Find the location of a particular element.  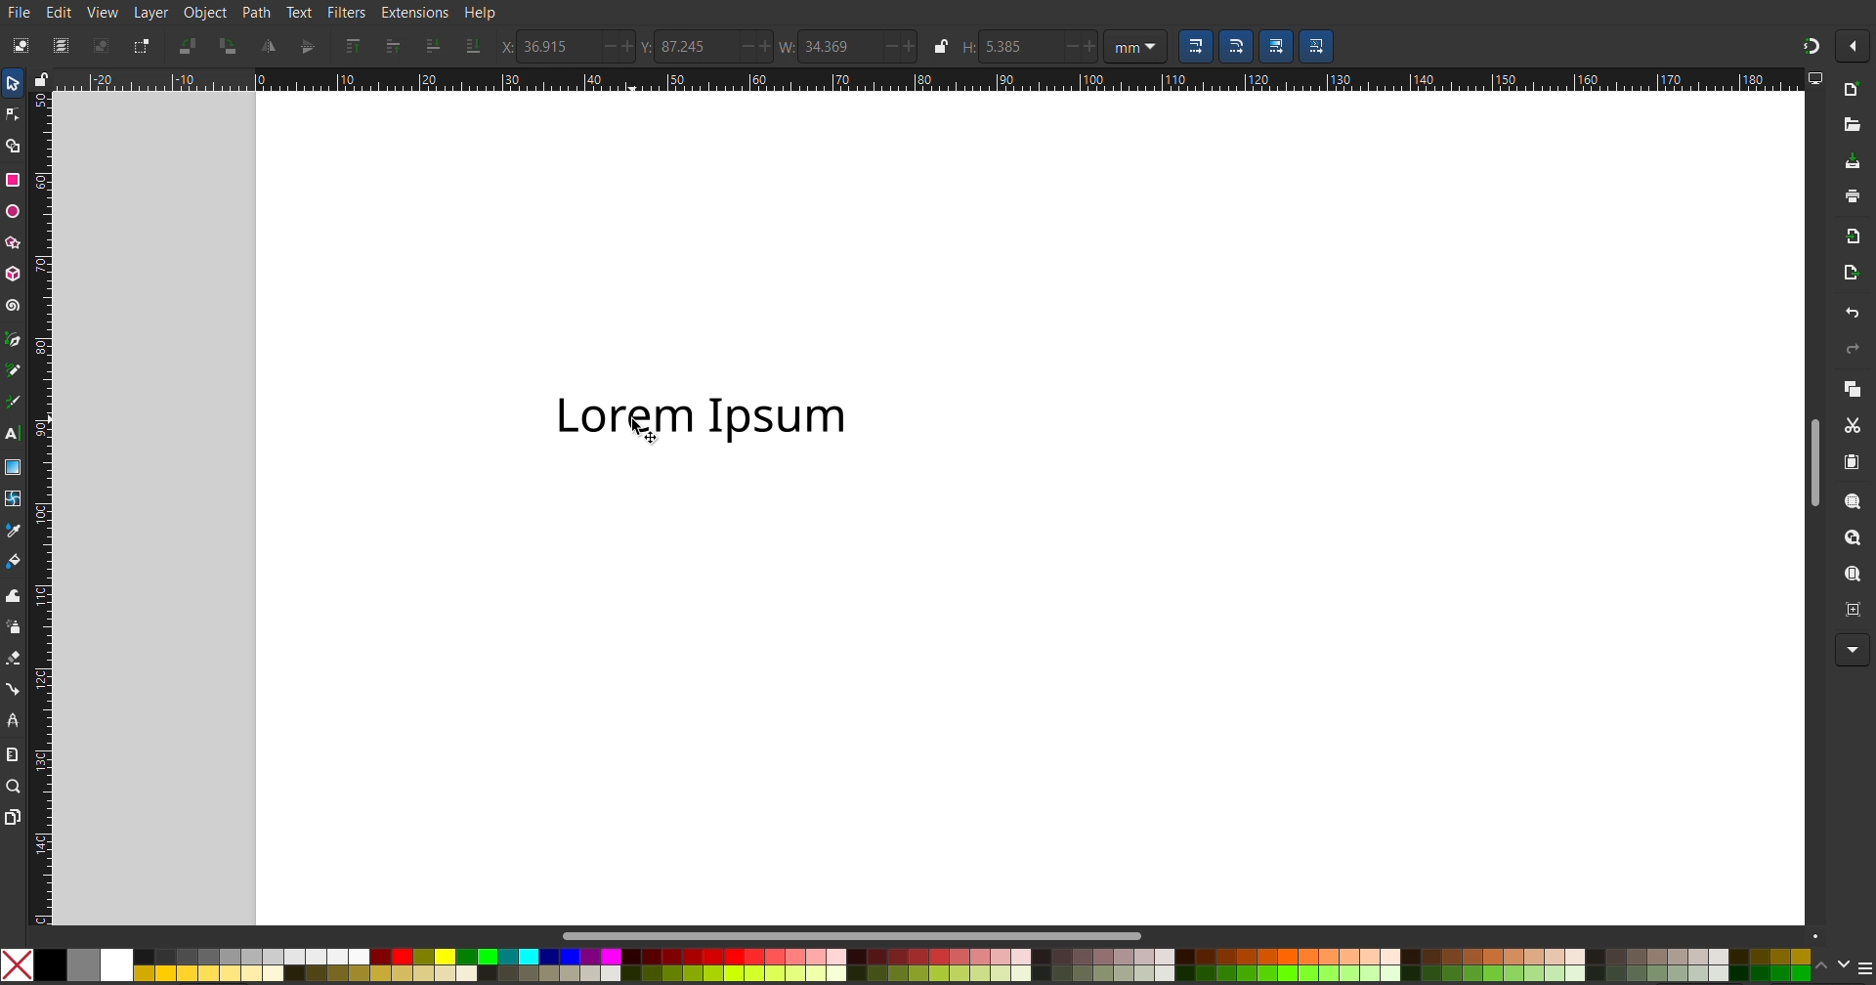

Move to a layer down is located at coordinates (430, 48).